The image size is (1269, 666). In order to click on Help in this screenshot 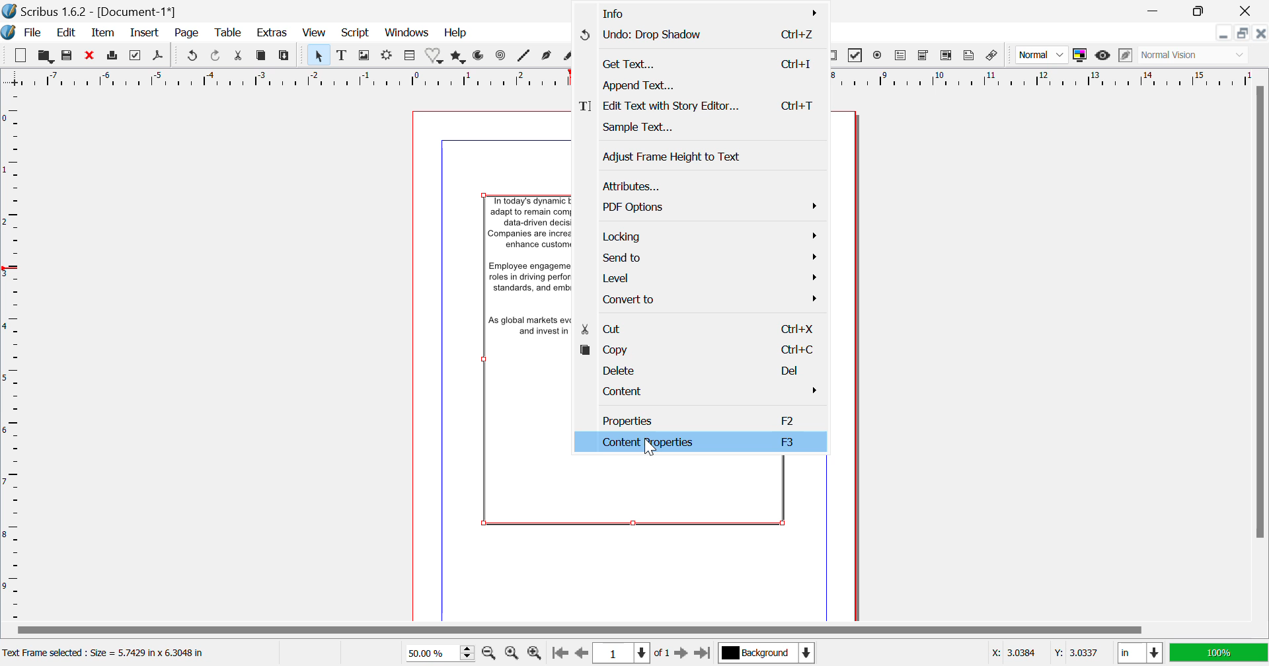, I will do `click(456, 33)`.